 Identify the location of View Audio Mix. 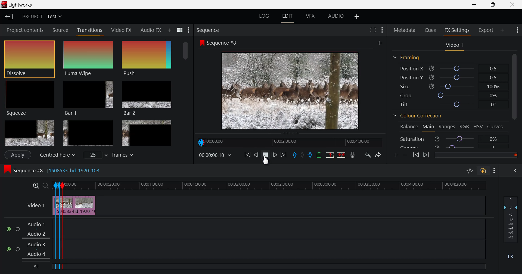
(516, 171).